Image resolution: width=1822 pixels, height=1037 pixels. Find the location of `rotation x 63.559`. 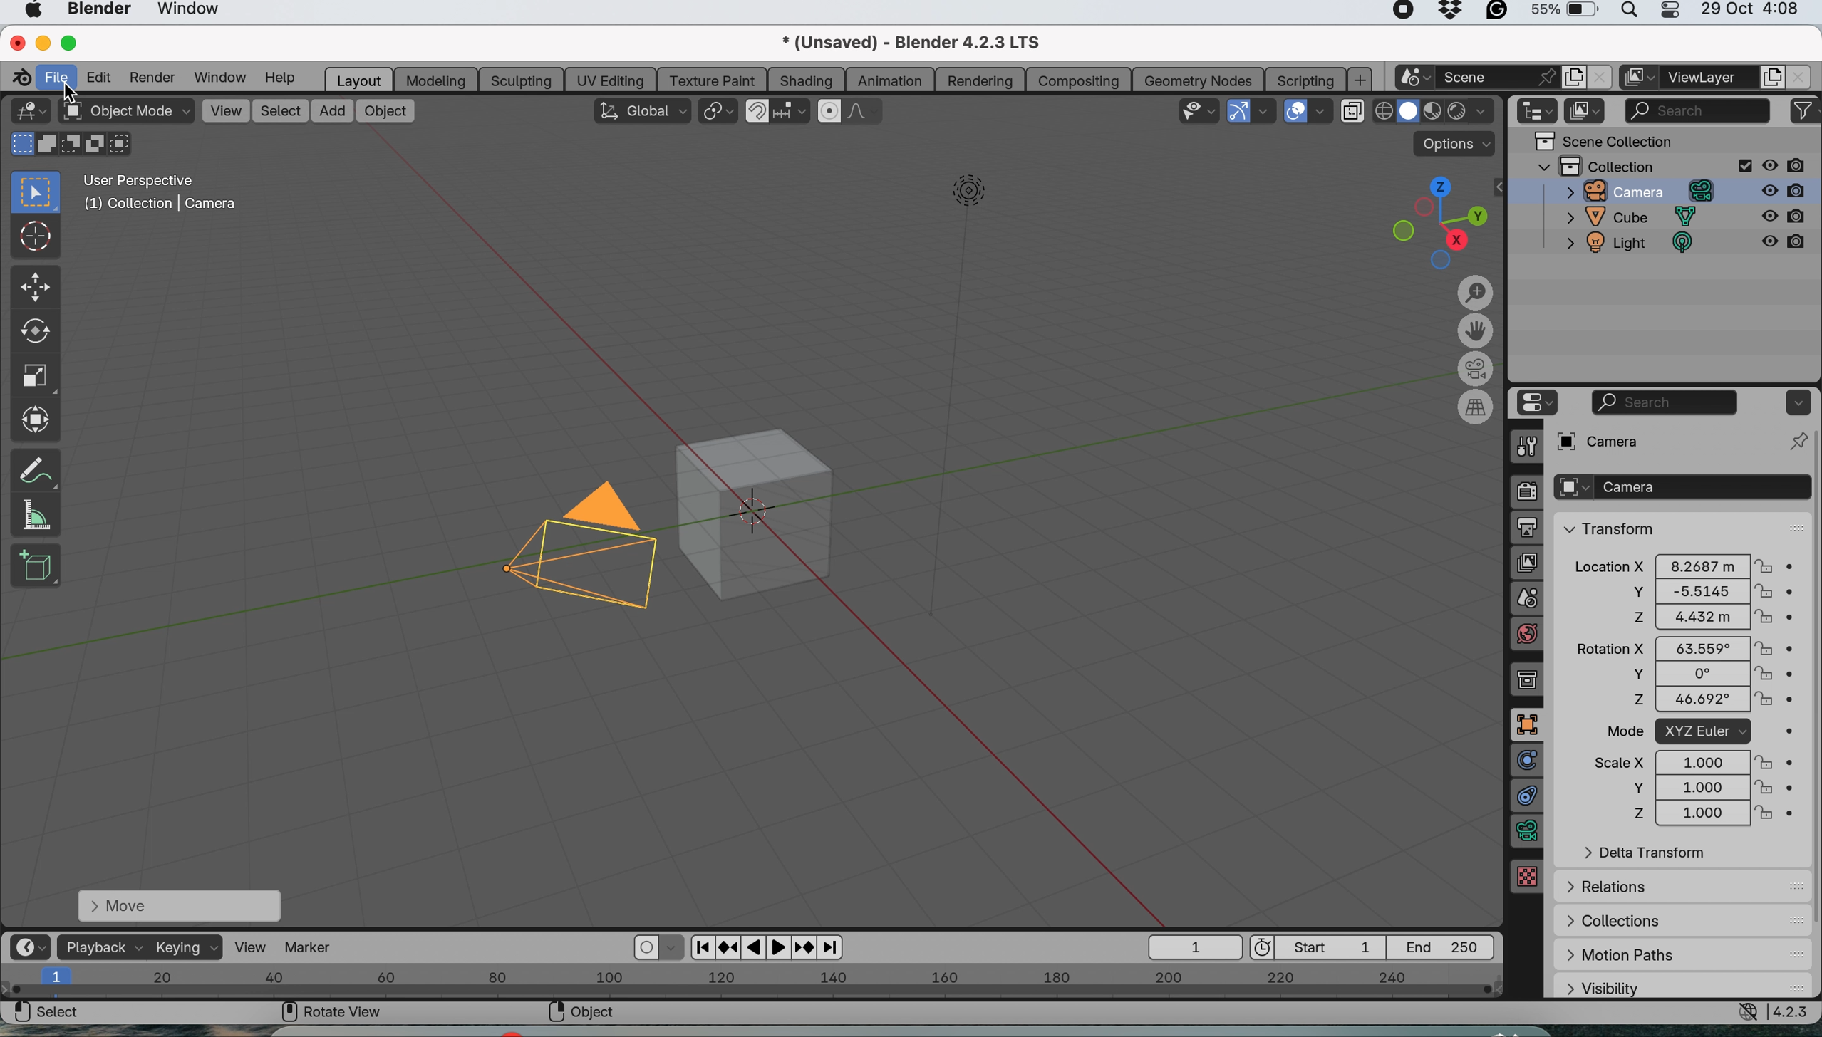

rotation x 63.559 is located at coordinates (1685, 647).